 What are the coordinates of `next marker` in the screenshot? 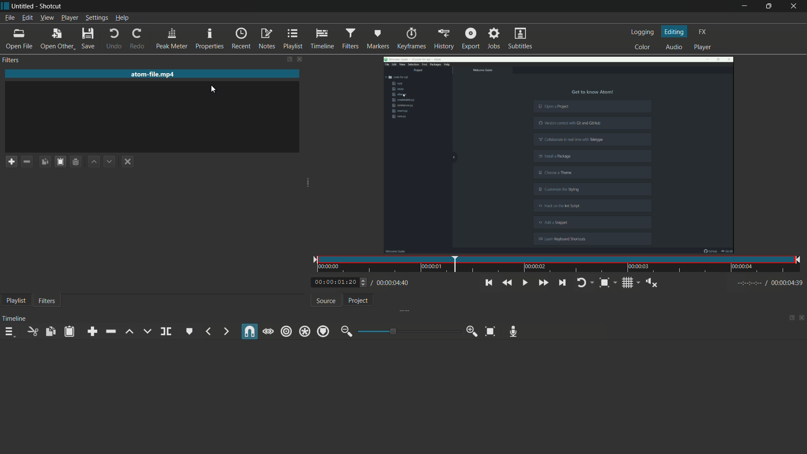 It's located at (226, 331).